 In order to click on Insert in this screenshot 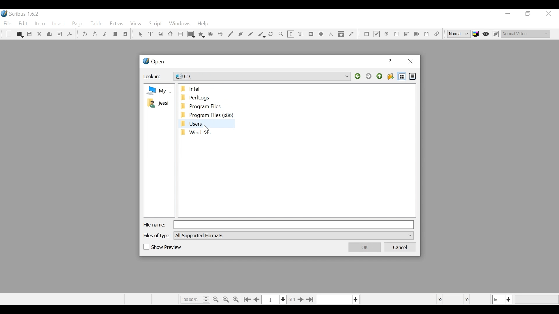, I will do `click(59, 25)`.